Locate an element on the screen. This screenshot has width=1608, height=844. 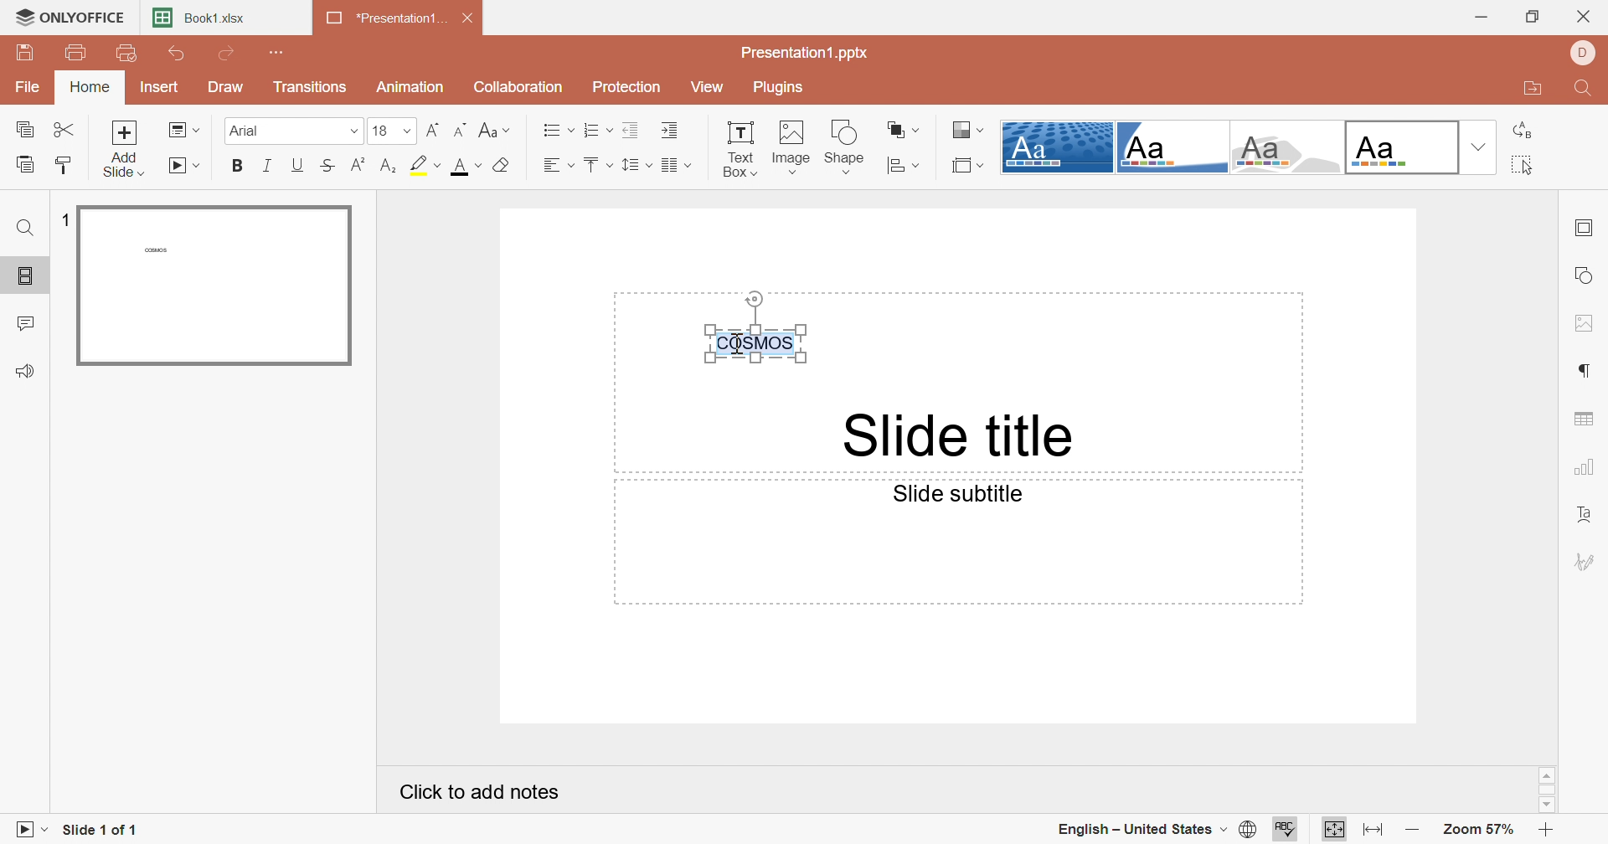
Click to add notes is located at coordinates (472, 789).